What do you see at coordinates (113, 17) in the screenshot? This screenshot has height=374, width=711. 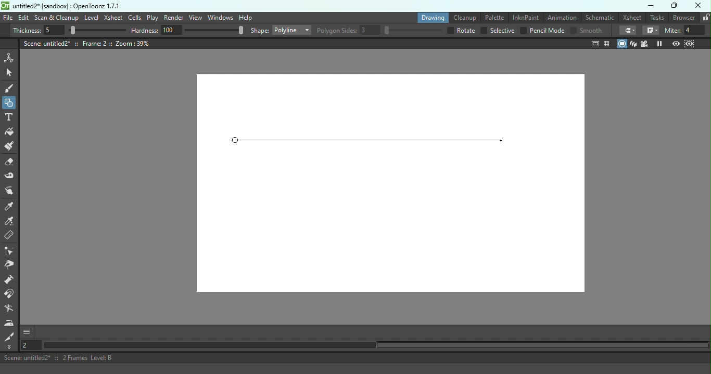 I see `Xsheet` at bounding box center [113, 17].